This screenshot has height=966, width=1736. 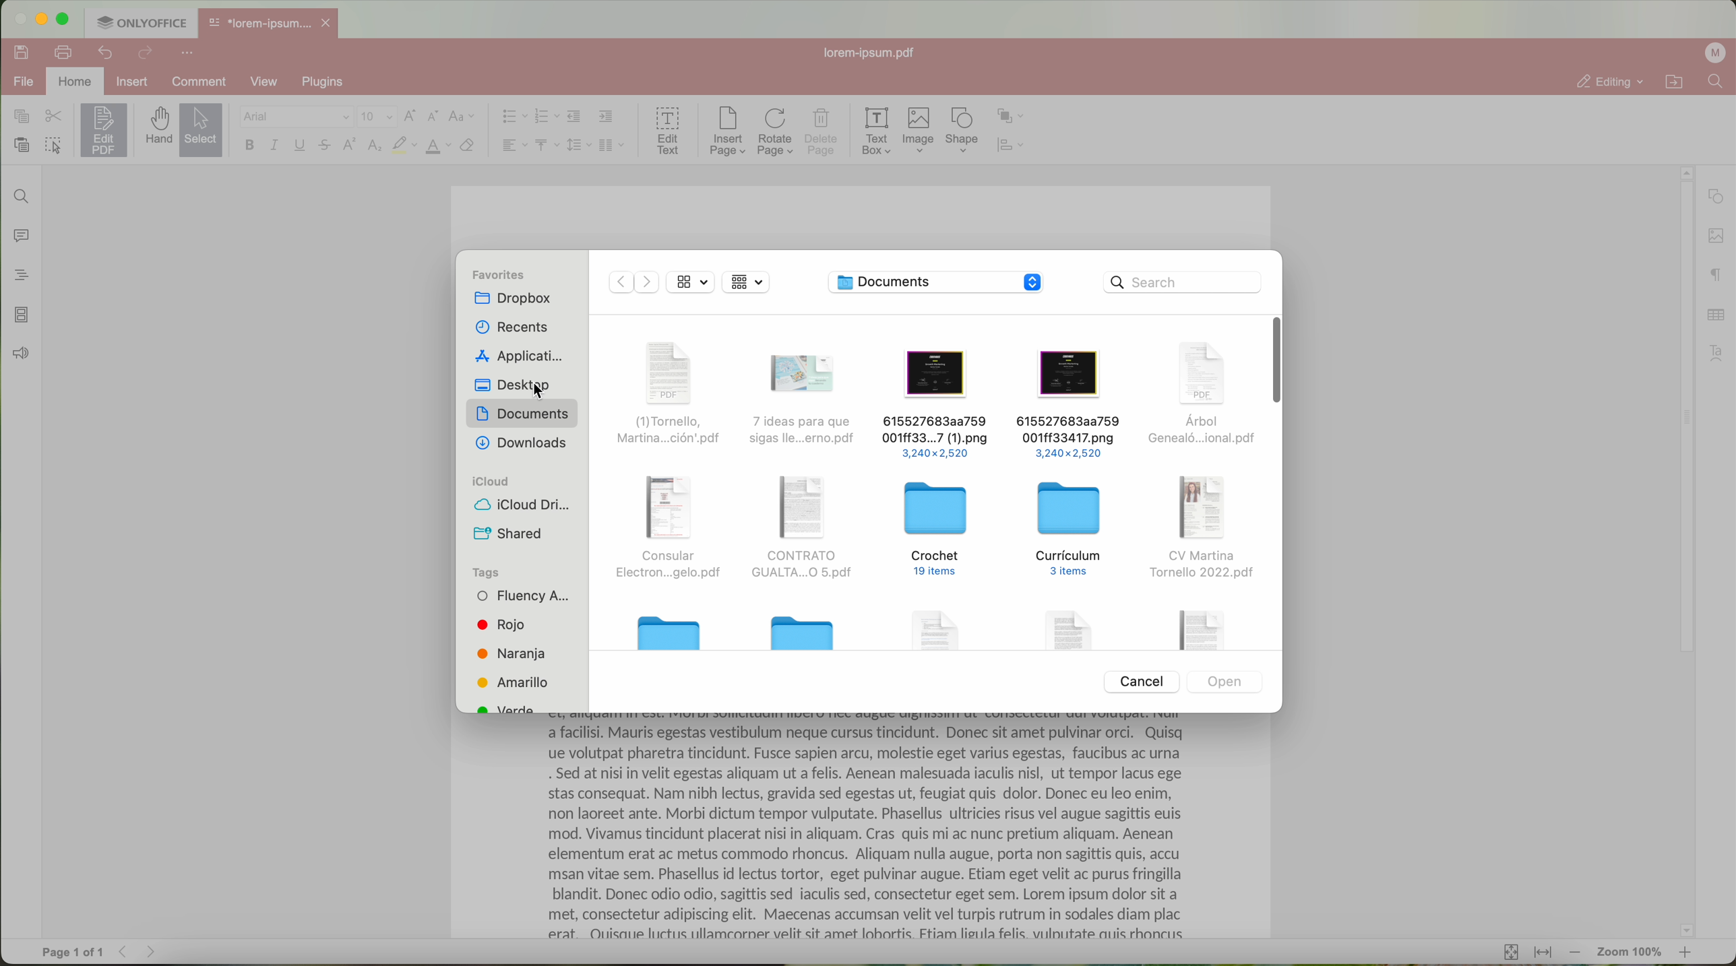 I want to click on CV Martina
Tornello 2022.pdf, so click(x=1202, y=527).